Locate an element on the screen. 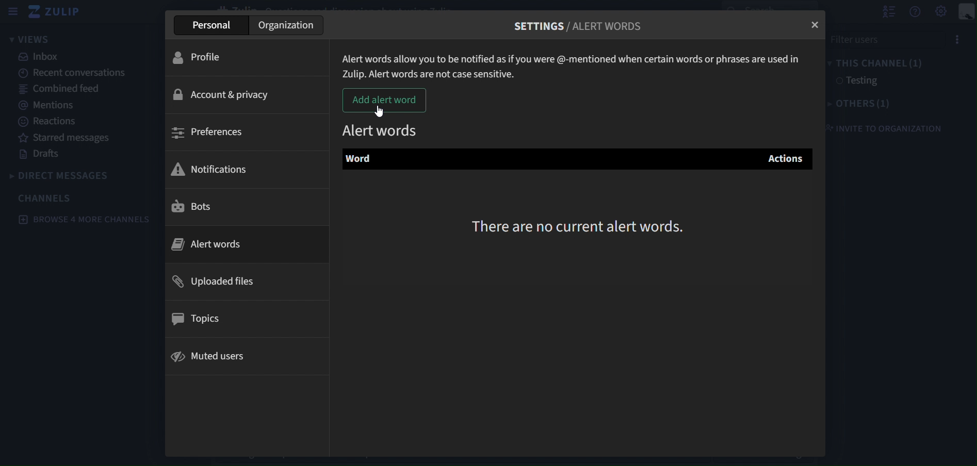 This screenshot has height=466, width=977. preferences is located at coordinates (209, 132).